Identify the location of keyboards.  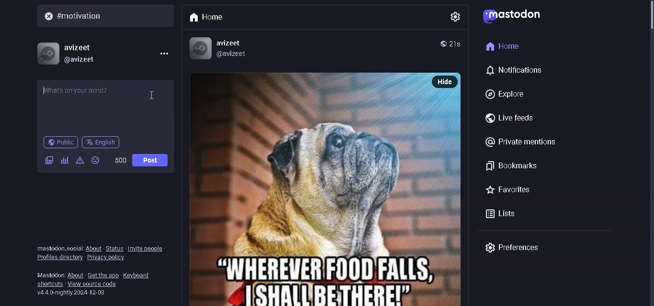
(139, 274).